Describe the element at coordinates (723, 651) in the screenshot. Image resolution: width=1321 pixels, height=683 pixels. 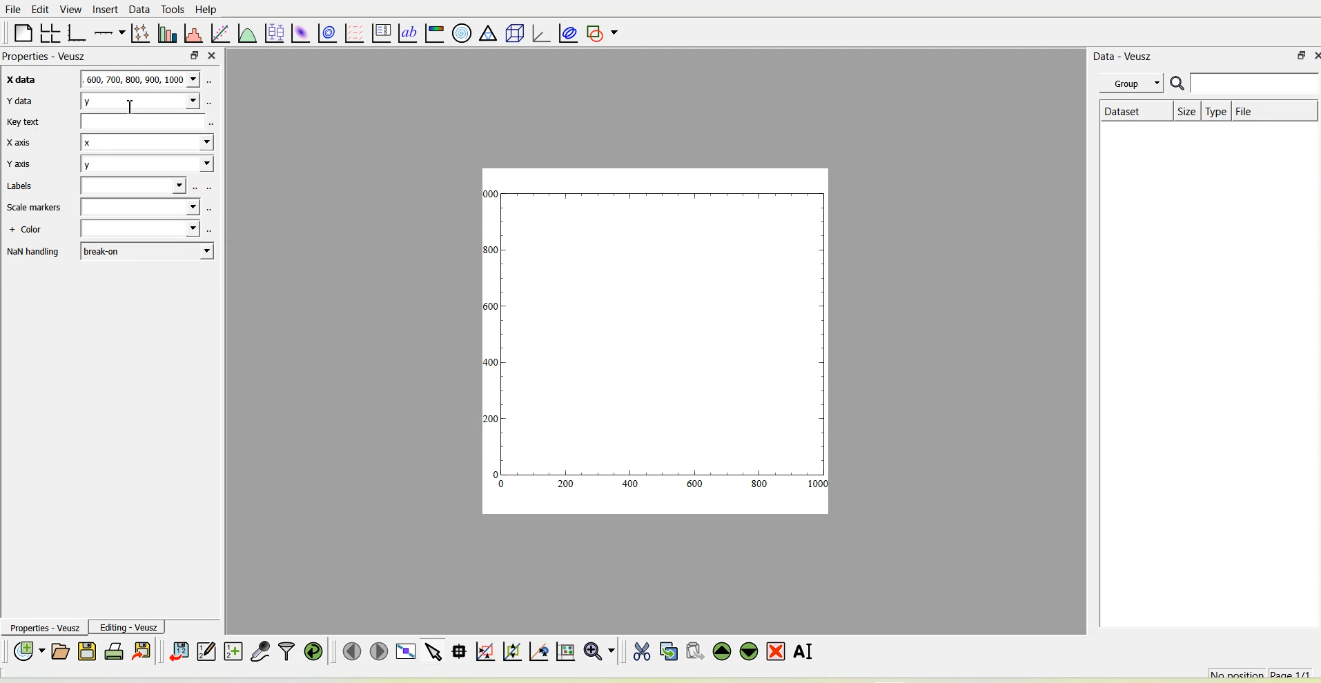
I see `Move the selected widget up` at that location.